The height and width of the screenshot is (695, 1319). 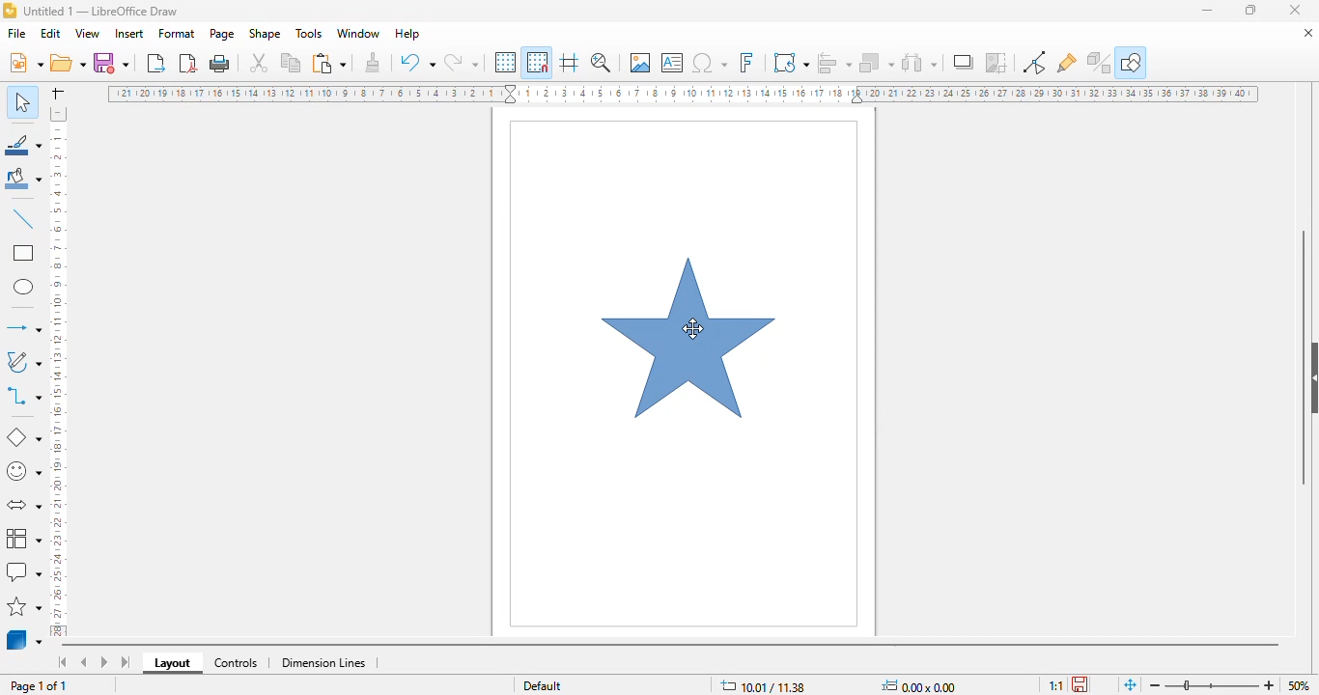 I want to click on cut, so click(x=258, y=62).